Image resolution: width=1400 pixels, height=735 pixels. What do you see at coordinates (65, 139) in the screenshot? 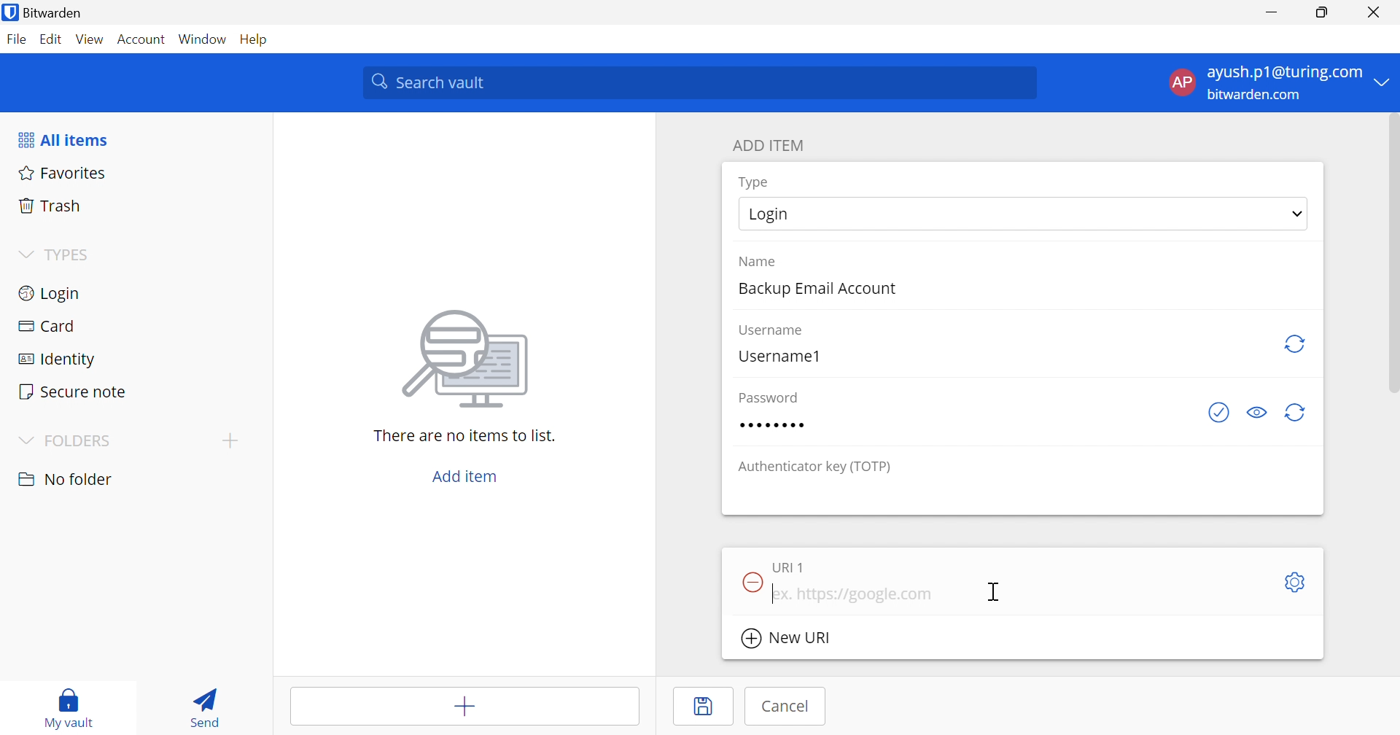
I see `All items` at bounding box center [65, 139].